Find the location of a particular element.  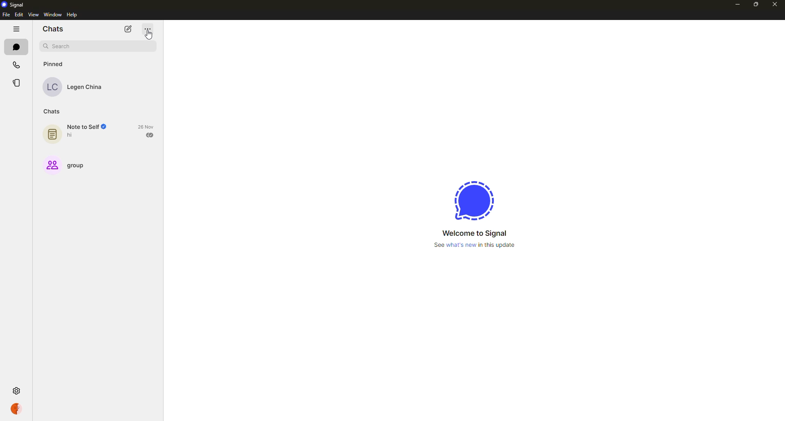

cursor is located at coordinates (148, 35).